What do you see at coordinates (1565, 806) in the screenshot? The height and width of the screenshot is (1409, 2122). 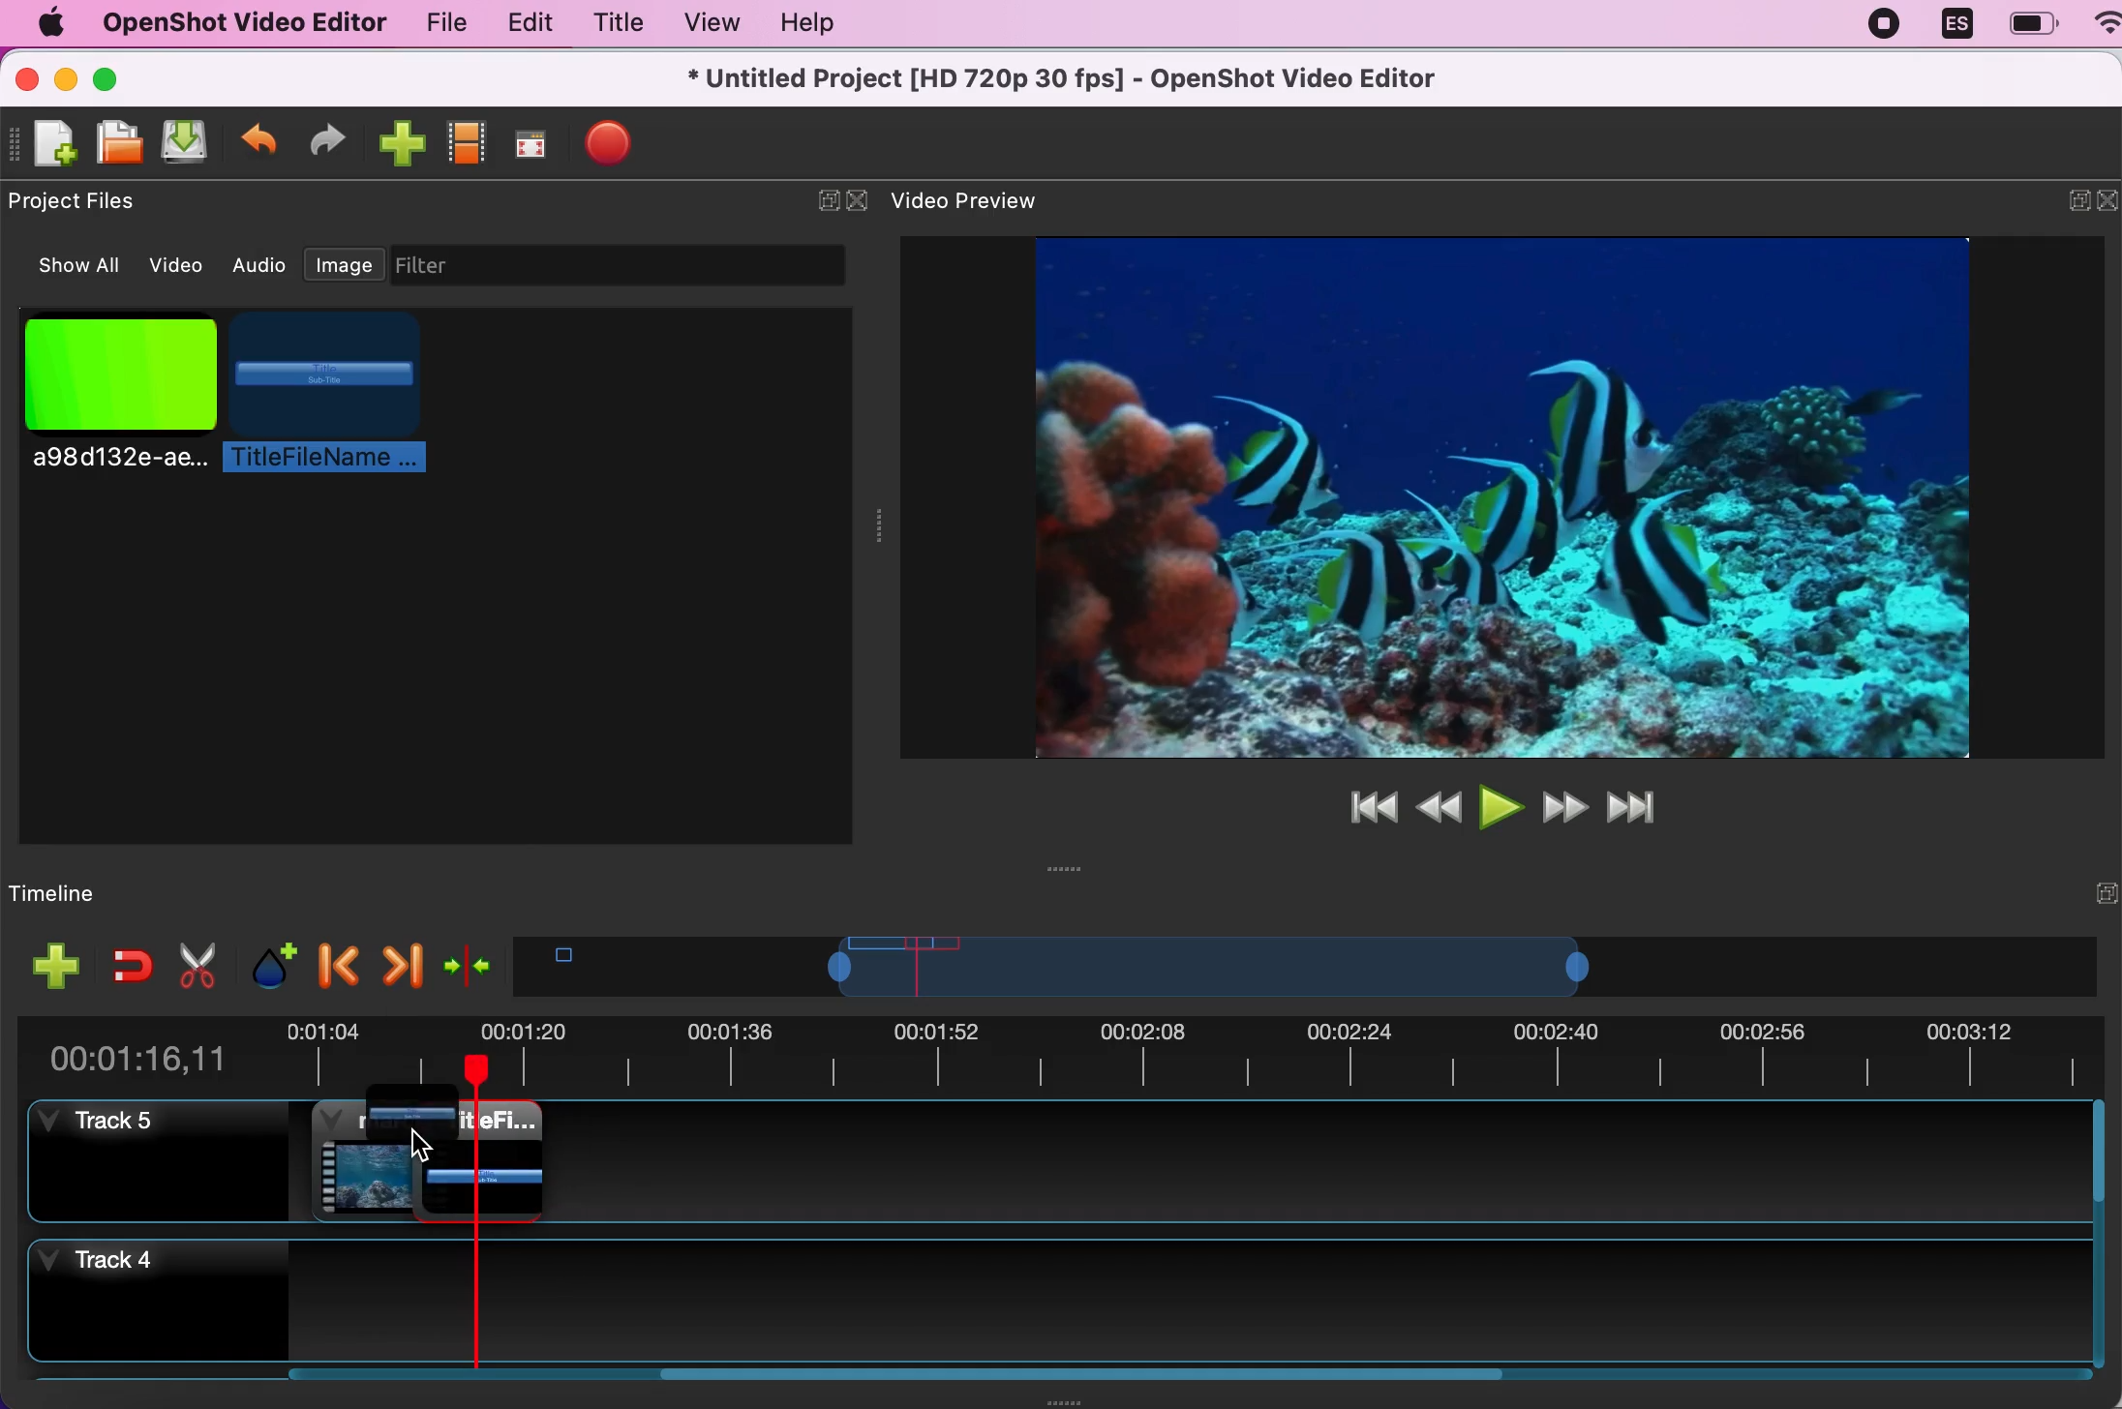 I see `fast forward` at bounding box center [1565, 806].